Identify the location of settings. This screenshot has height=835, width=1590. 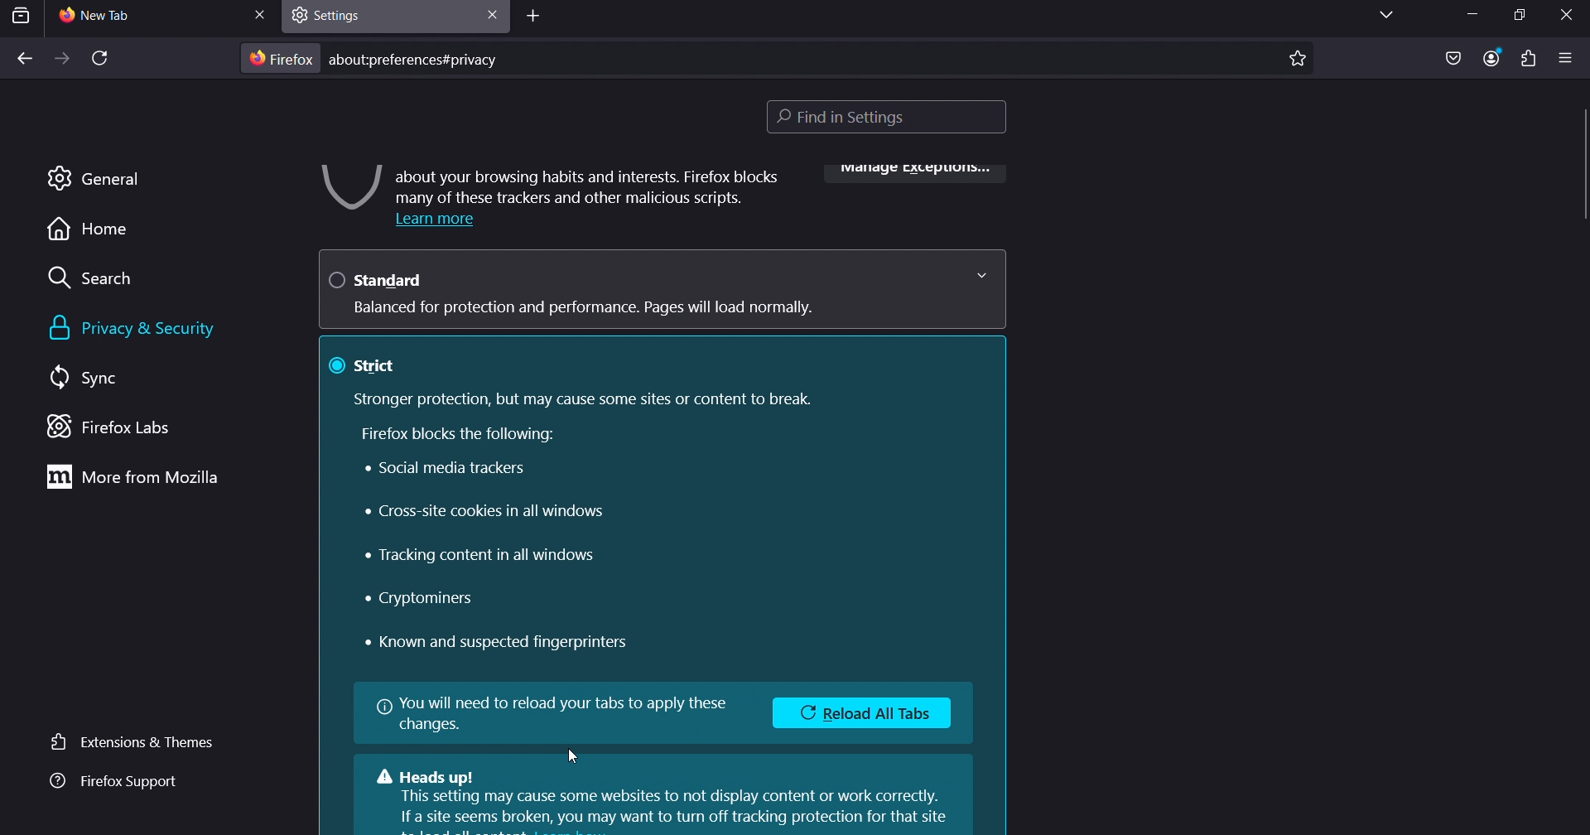
(339, 14).